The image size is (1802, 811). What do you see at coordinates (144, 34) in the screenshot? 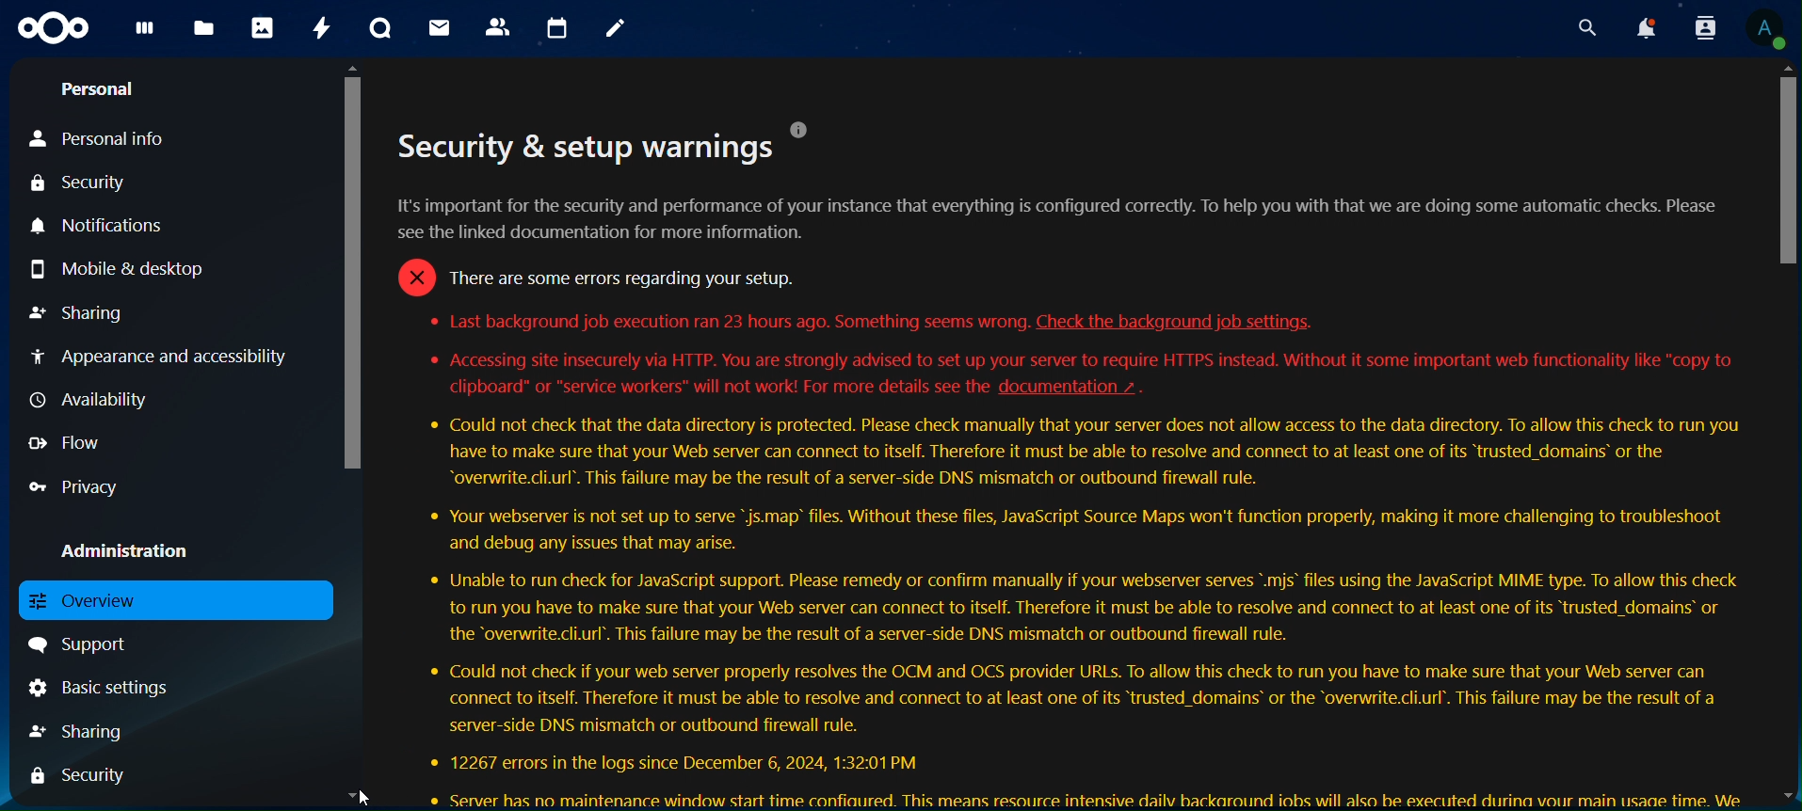
I see `dashboard` at bounding box center [144, 34].